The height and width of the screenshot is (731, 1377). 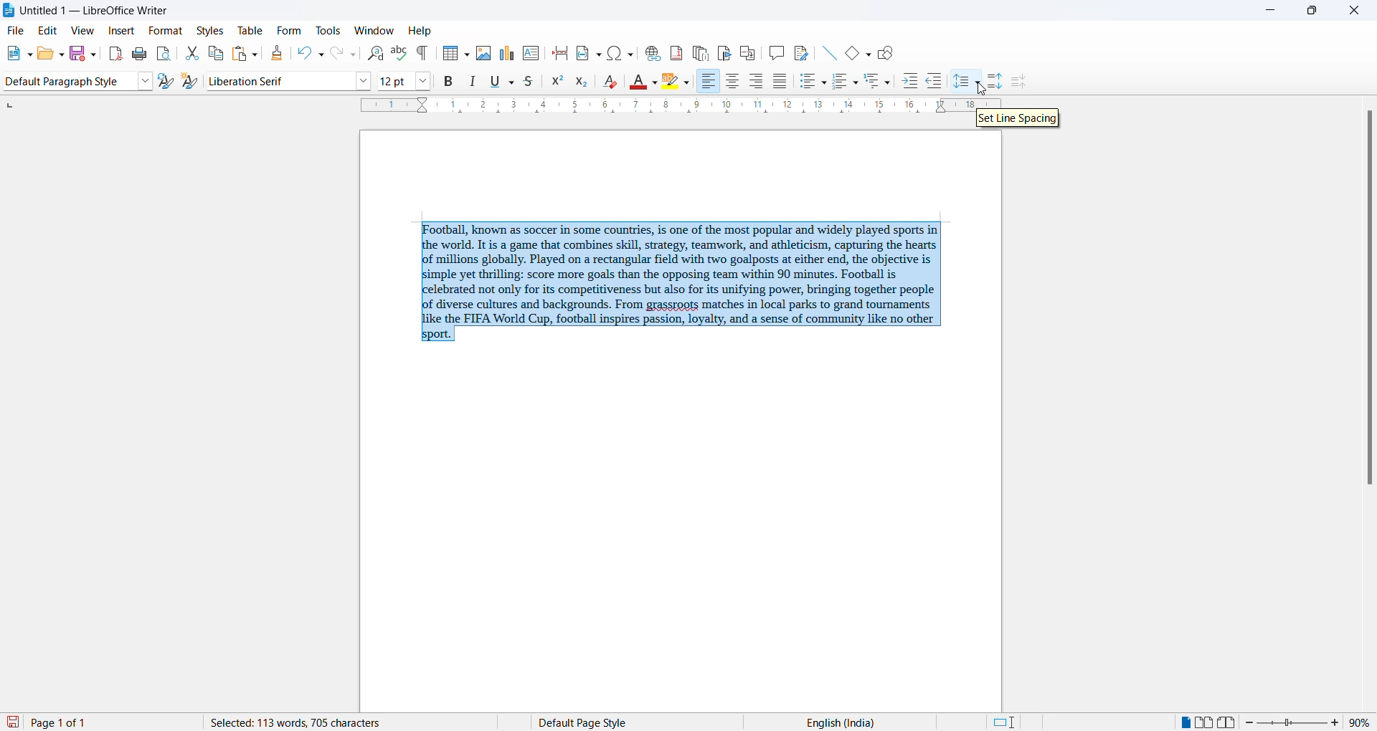 What do you see at coordinates (1182, 722) in the screenshot?
I see `single page view` at bounding box center [1182, 722].